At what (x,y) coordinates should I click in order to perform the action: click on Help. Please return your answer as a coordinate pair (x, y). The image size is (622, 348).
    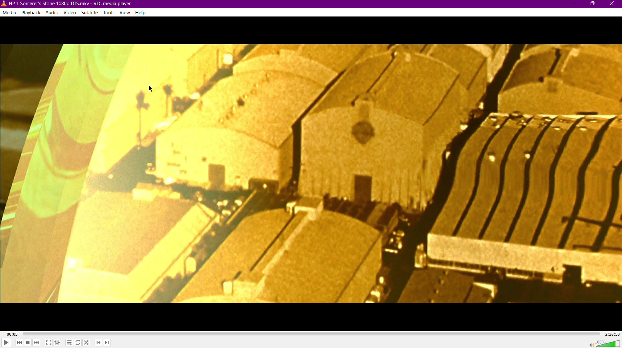
    Looking at the image, I should click on (141, 12).